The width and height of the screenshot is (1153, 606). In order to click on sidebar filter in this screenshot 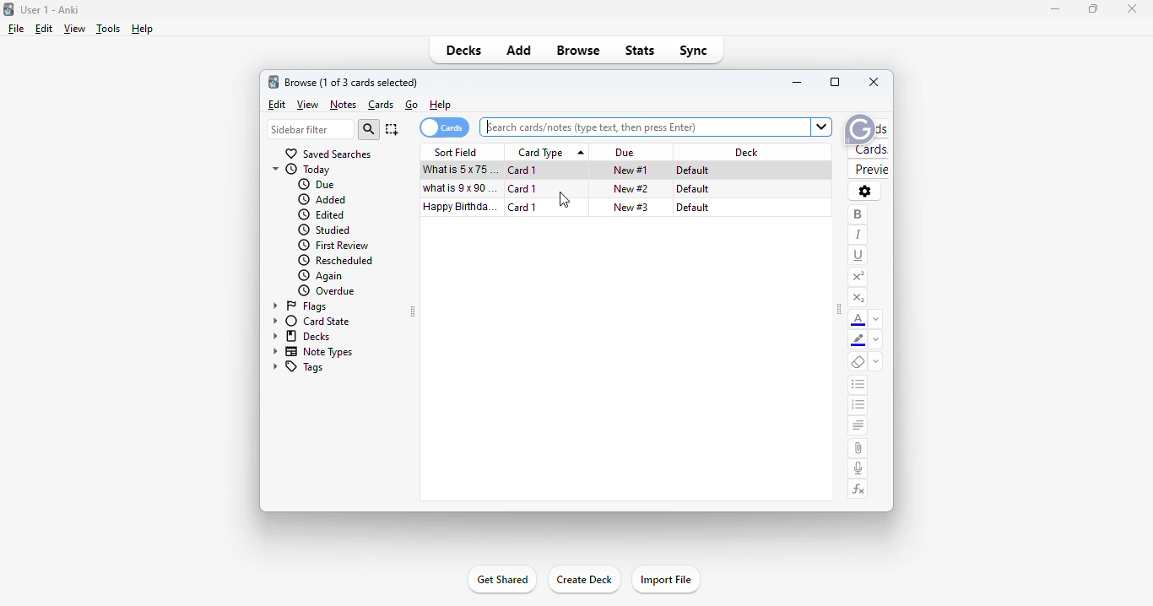, I will do `click(311, 129)`.